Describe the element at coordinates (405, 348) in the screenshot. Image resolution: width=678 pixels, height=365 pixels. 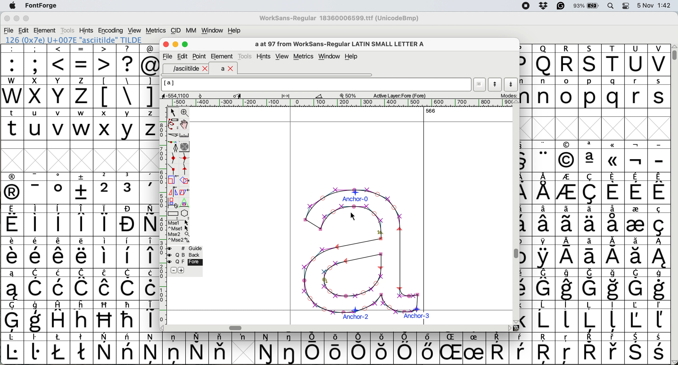
I see `symbol` at that location.